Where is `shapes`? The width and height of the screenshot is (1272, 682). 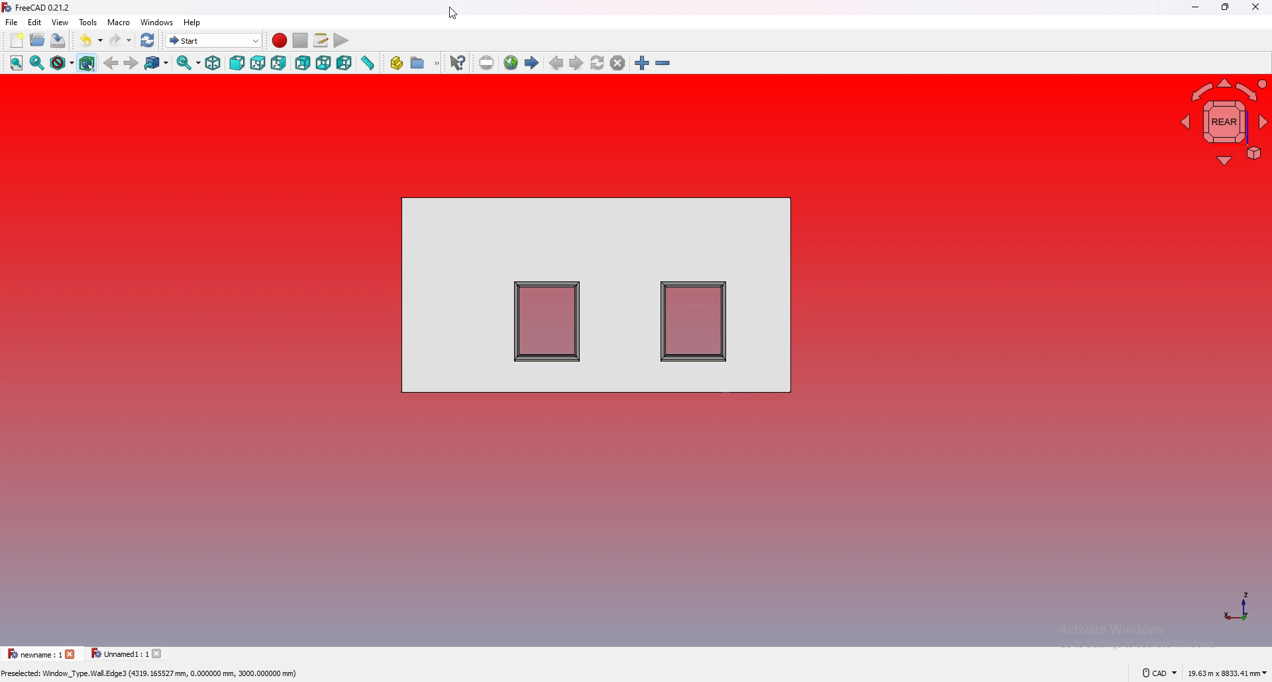
shapes is located at coordinates (596, 295).